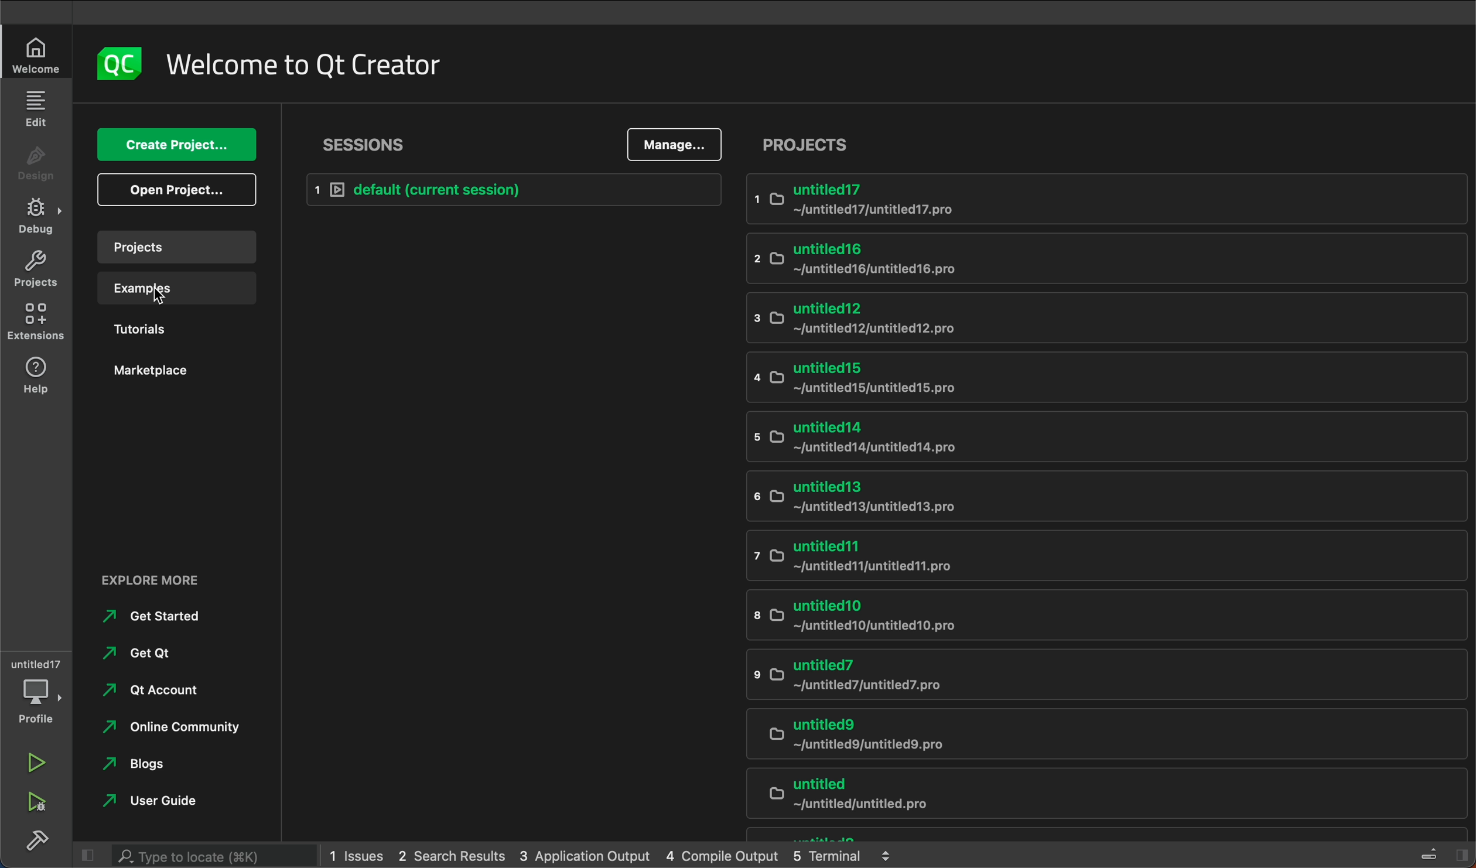 The width and height of the screenshot is (1476, 868). What do you see at coordinates (151, 764) in the screenshot?
I see `blogs` at bounding box center [151, 764].